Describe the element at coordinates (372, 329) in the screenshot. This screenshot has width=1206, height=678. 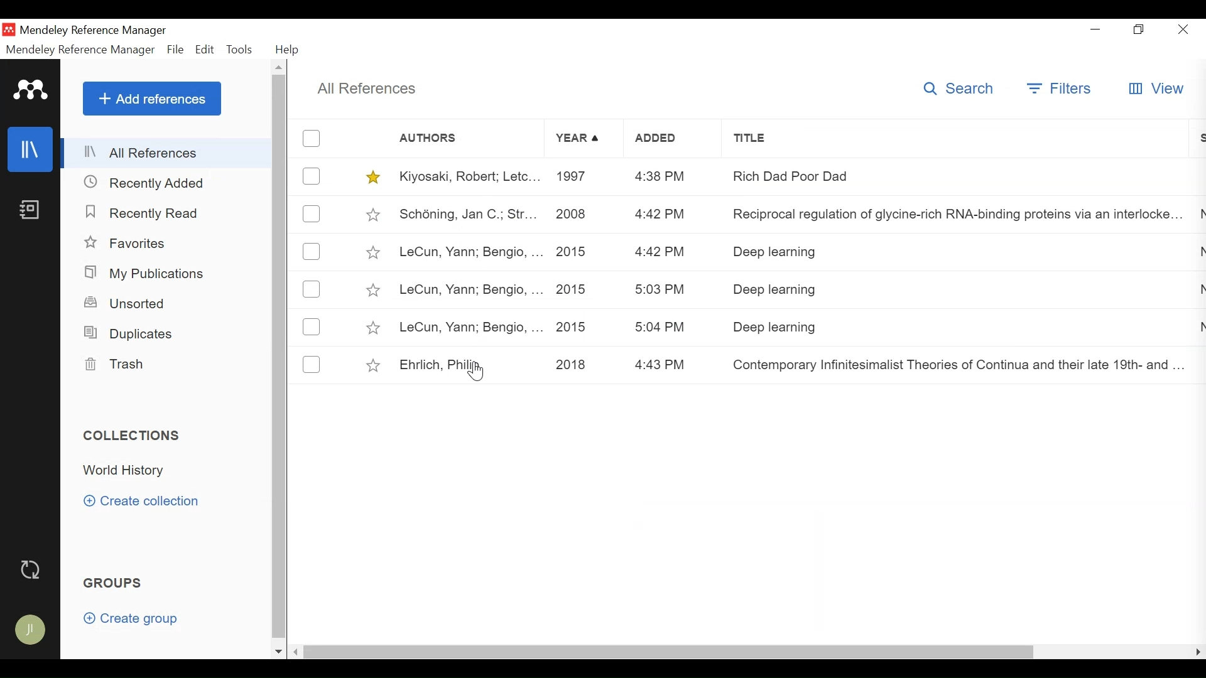
I see `(un)select favorite` at that location.